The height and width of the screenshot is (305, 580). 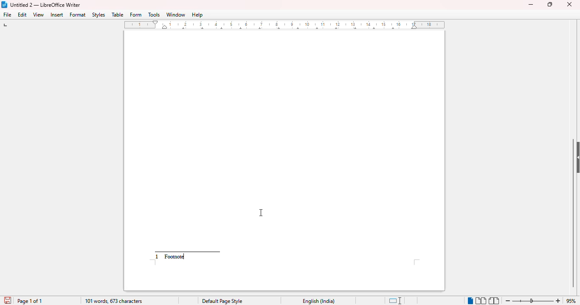 What do you see at coordinates (576, 157) in the screenshot?
I see `show` at bounding box center [576, 157].